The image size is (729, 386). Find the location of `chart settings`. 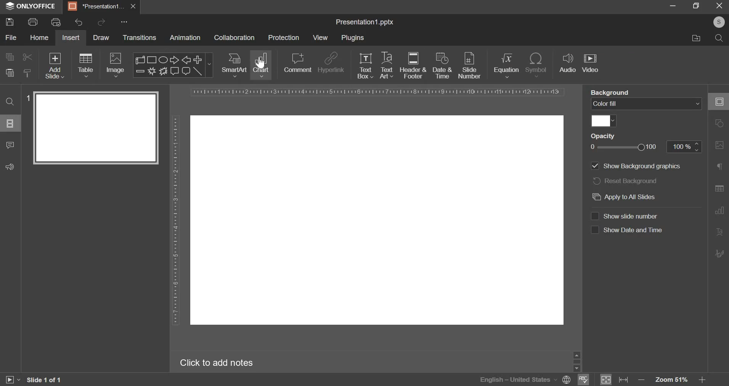

chart settings is located at coordinates (719, 213).